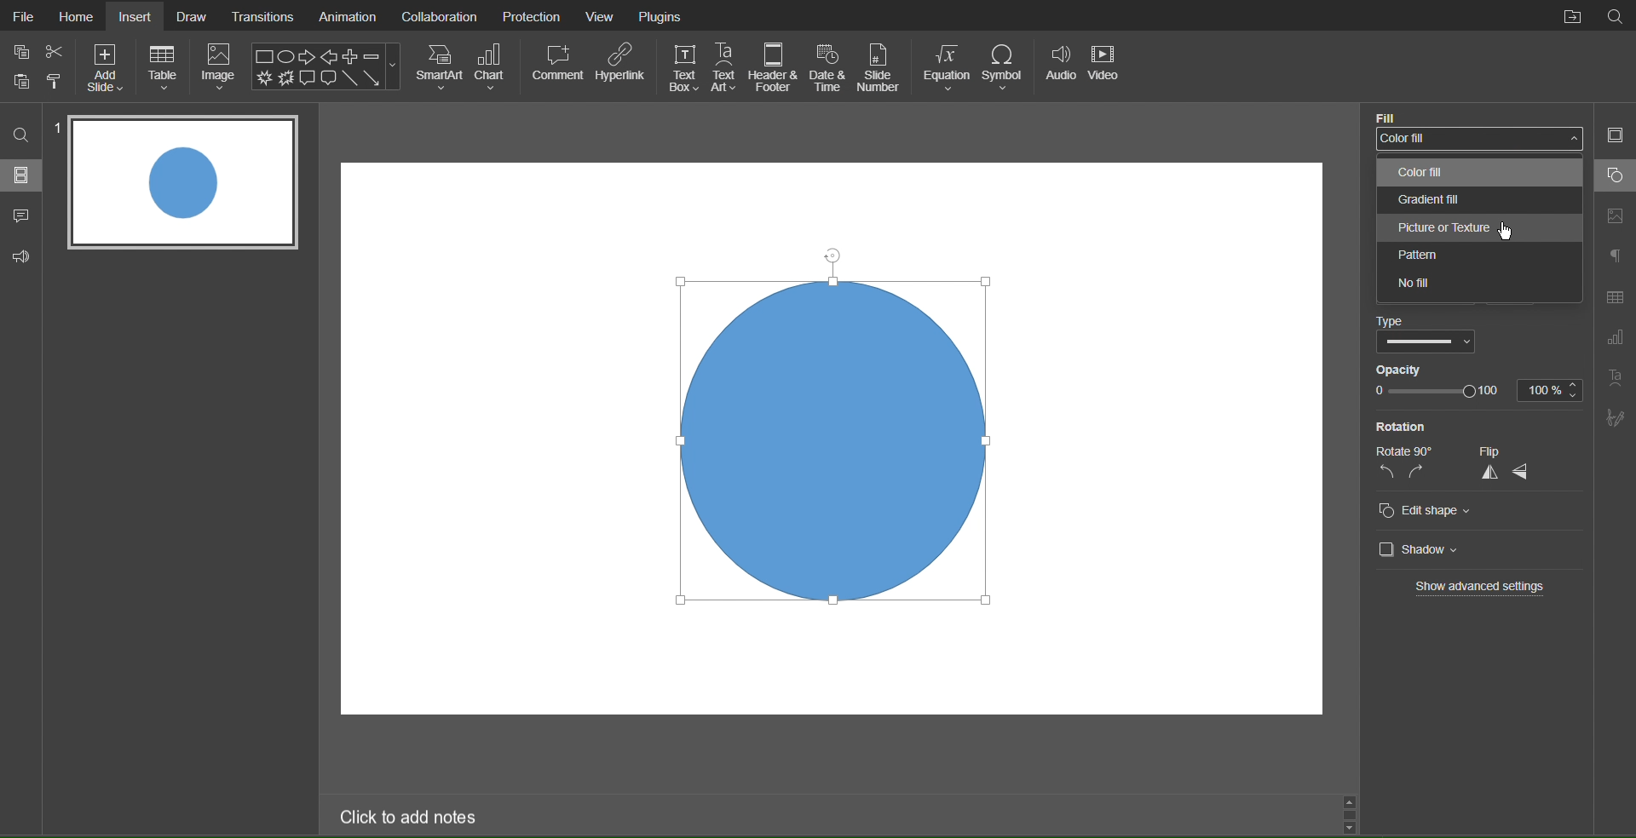 This screenshot has width=1636, height=838. I want to click on Equation, so click(947, 67).